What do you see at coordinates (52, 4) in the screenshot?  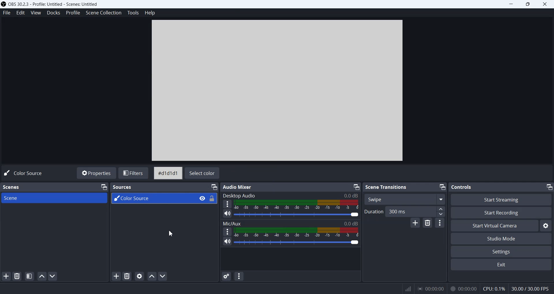 I see `) OBS 30.2.3 - Profile: Untitled - Scenes: Untitled` at bounding box center [52, 4].